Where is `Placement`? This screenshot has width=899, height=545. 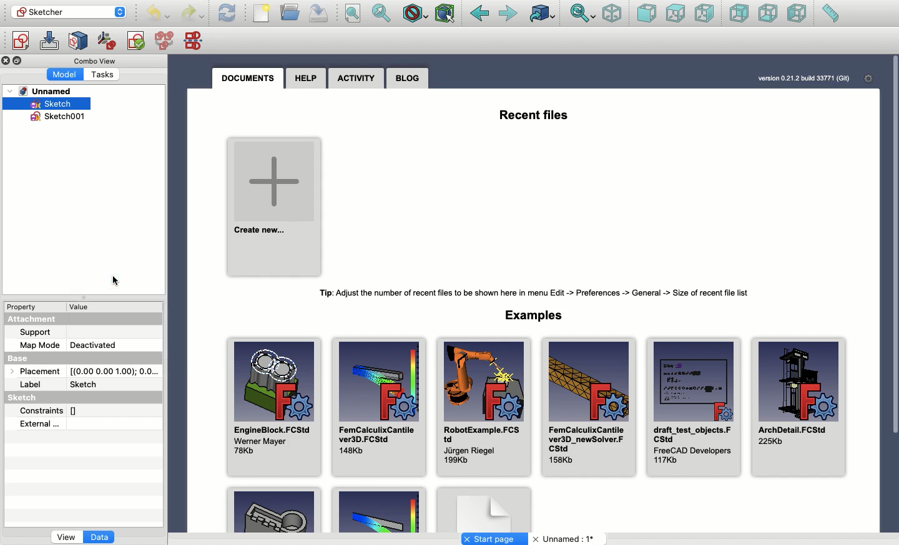
Placement is located at coordinates (32, 370).